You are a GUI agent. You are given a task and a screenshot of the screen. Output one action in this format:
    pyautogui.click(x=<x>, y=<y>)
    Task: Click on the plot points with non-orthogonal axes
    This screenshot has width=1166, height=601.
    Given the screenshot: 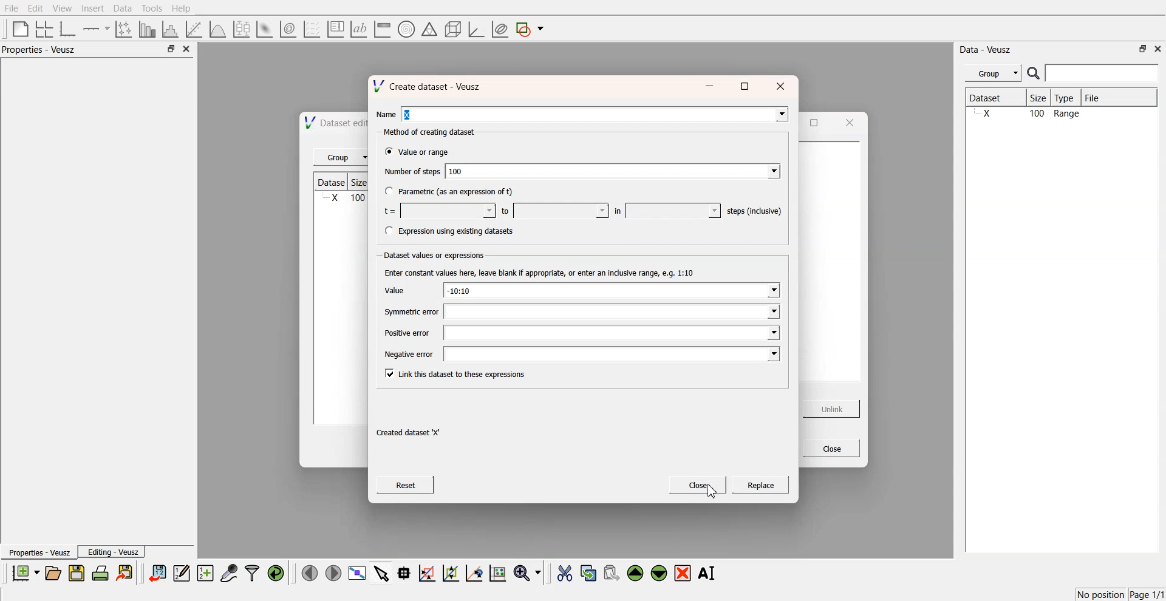 What is the action you would take?
    pyautogui.click(x=123, y=29)
    